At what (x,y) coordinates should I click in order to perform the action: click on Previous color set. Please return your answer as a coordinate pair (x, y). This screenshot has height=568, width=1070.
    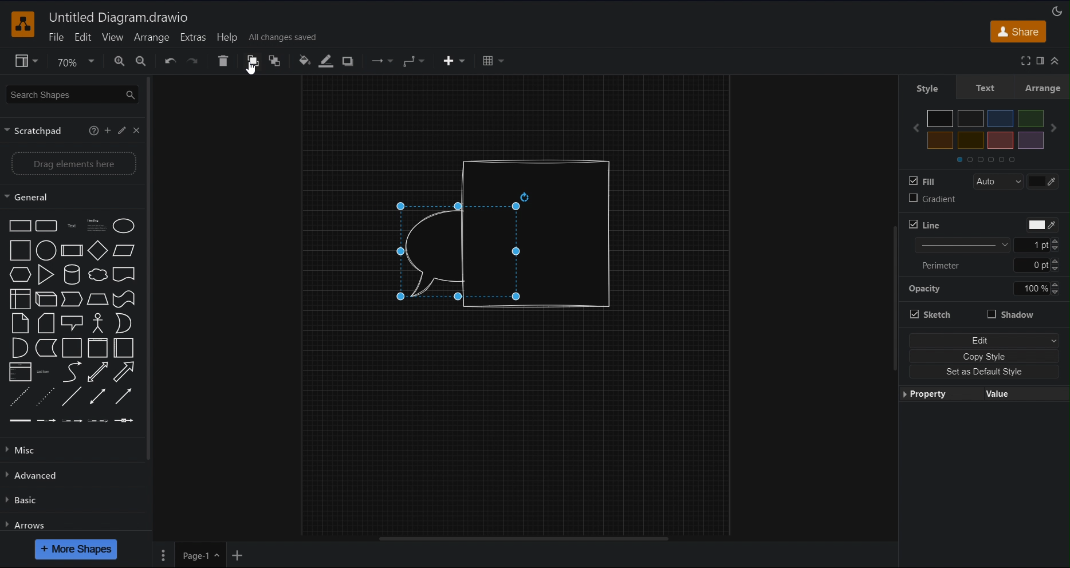
    Looking at the image, I should click on (915, 128).